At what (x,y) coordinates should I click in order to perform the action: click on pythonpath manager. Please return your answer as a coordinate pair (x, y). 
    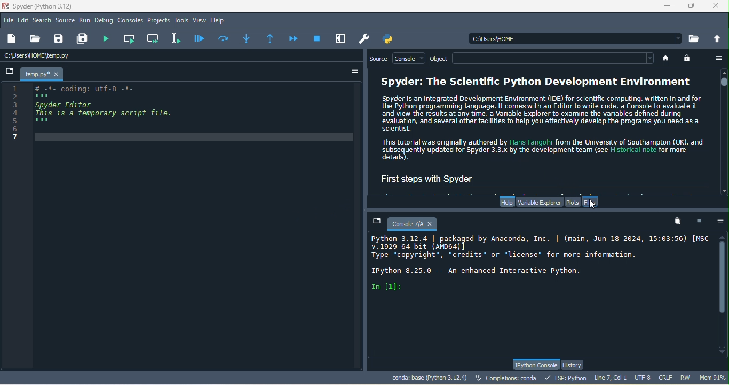
    Looking at the image, I should click on (391, 39).